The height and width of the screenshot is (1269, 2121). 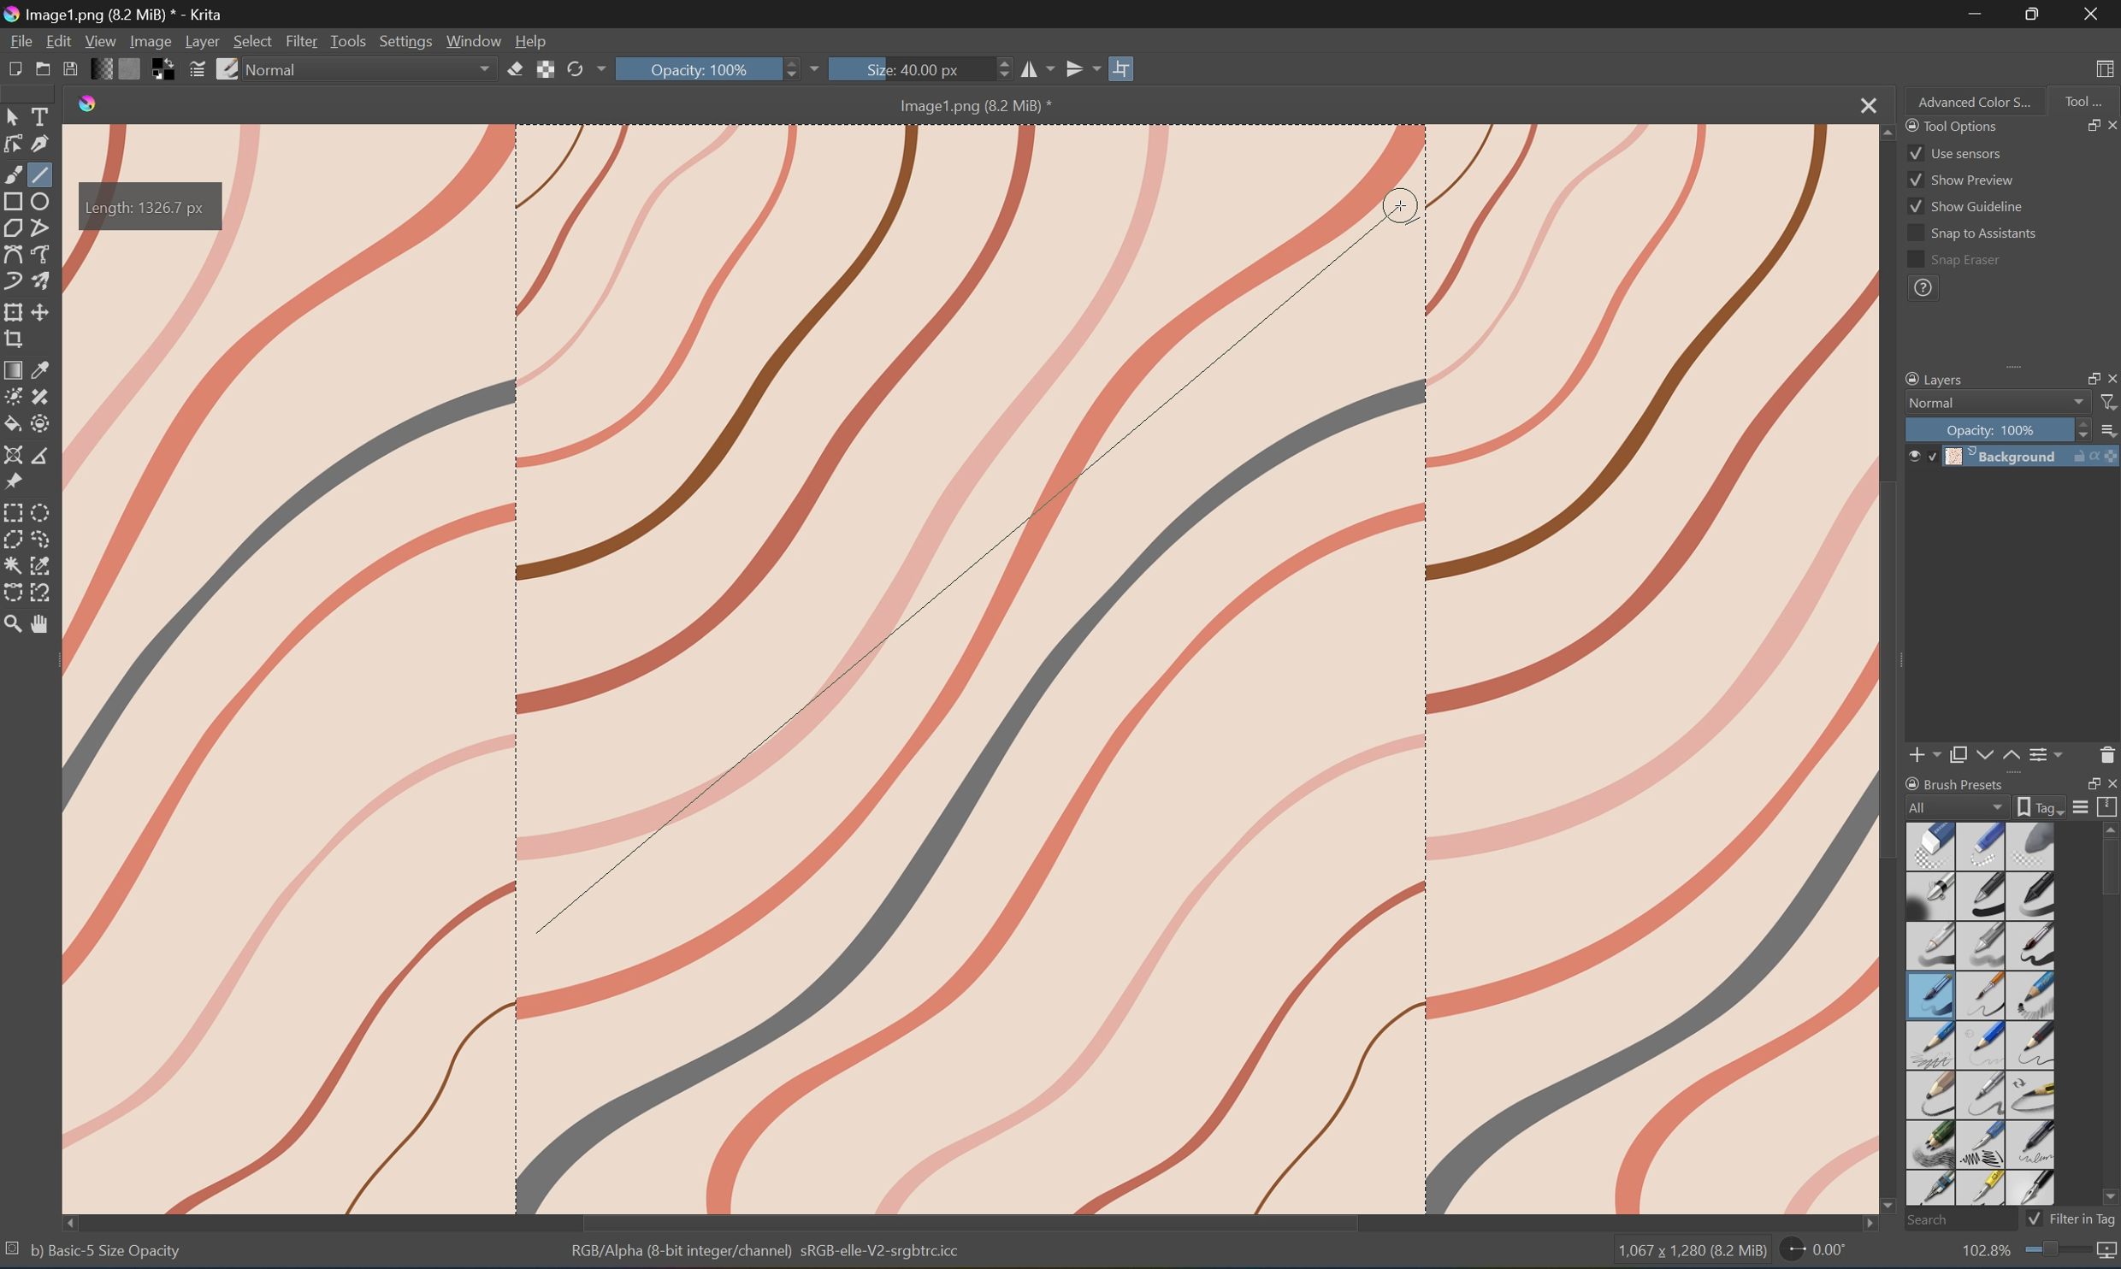 What do you see at coordinates (971, 1222) in the screenshot?
I see `Scroll Bar` at bounding box center [971, 1222].